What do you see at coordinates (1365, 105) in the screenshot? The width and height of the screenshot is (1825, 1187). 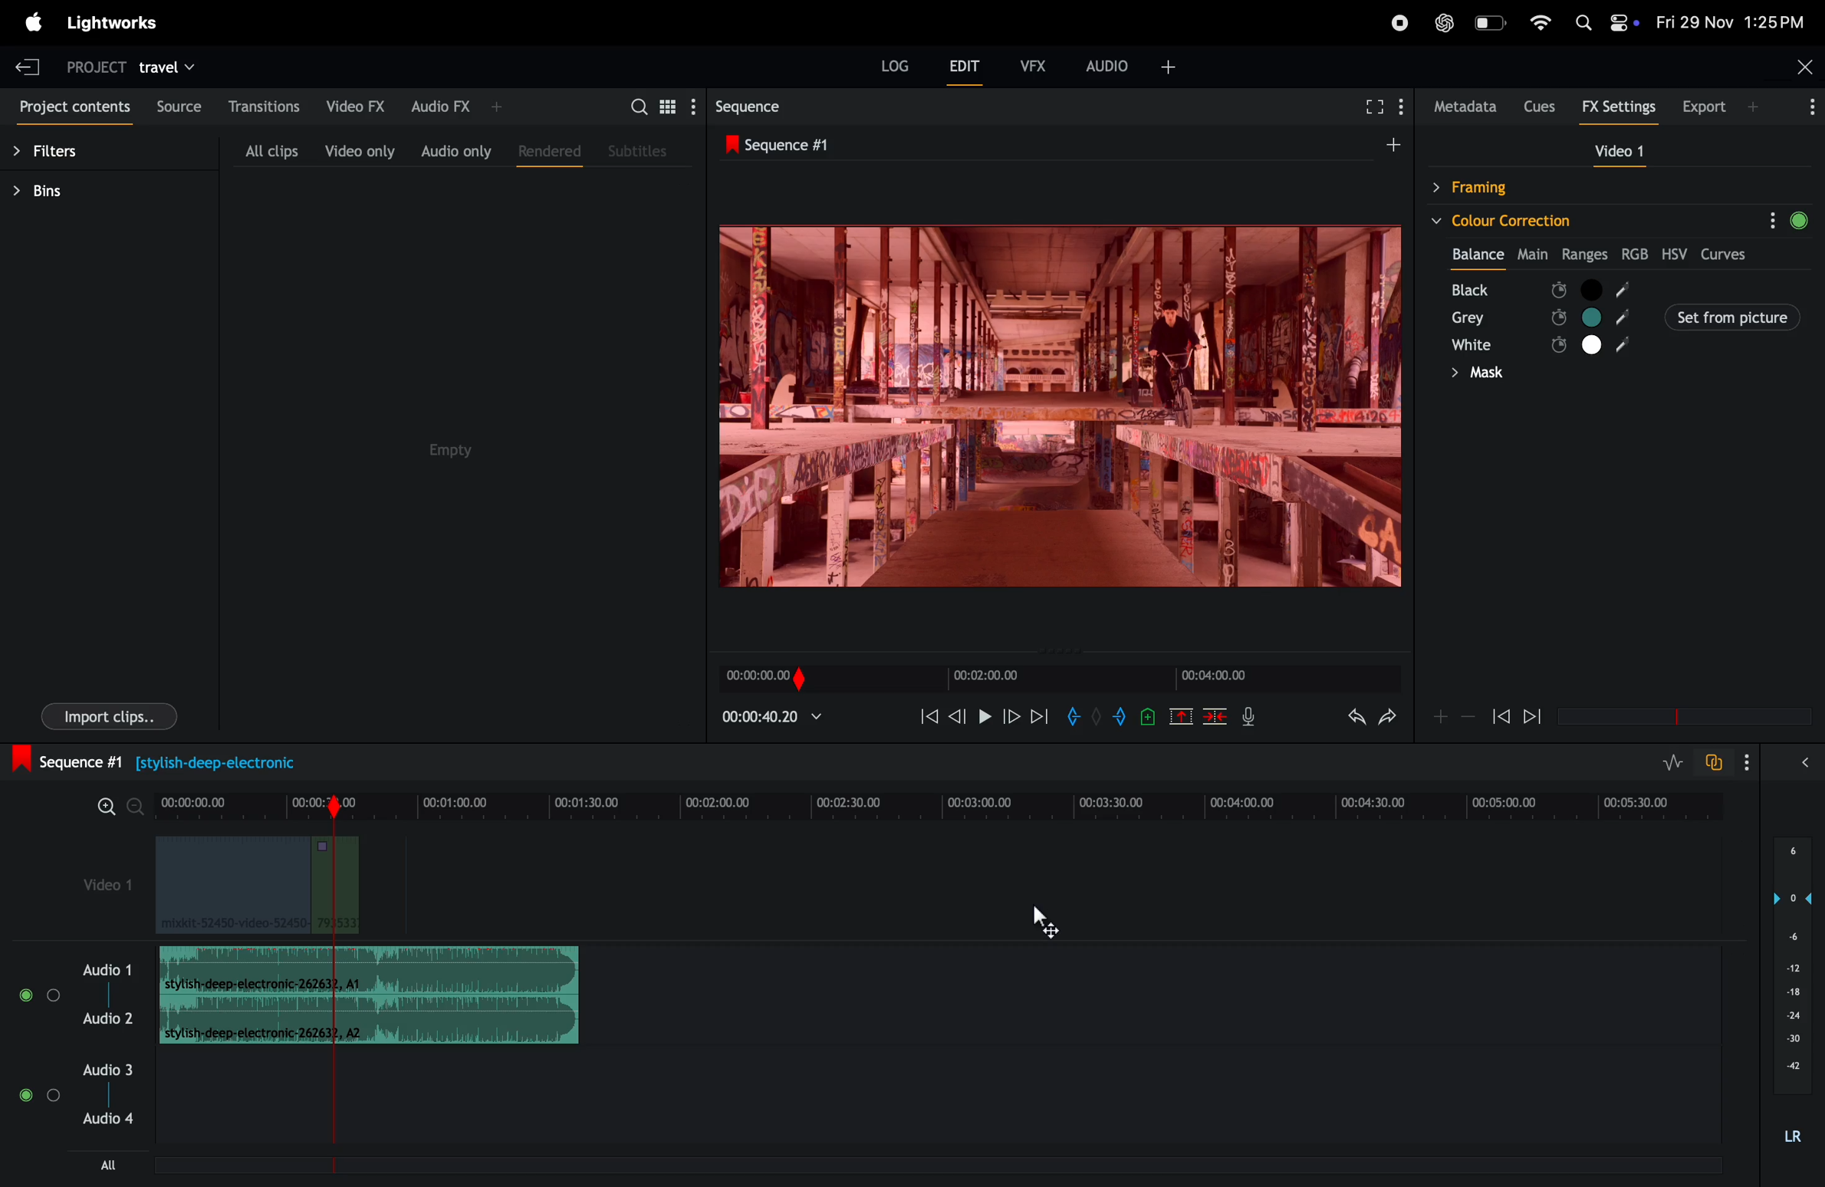 I see `fullscreen` at bounding box center [1365, 105].